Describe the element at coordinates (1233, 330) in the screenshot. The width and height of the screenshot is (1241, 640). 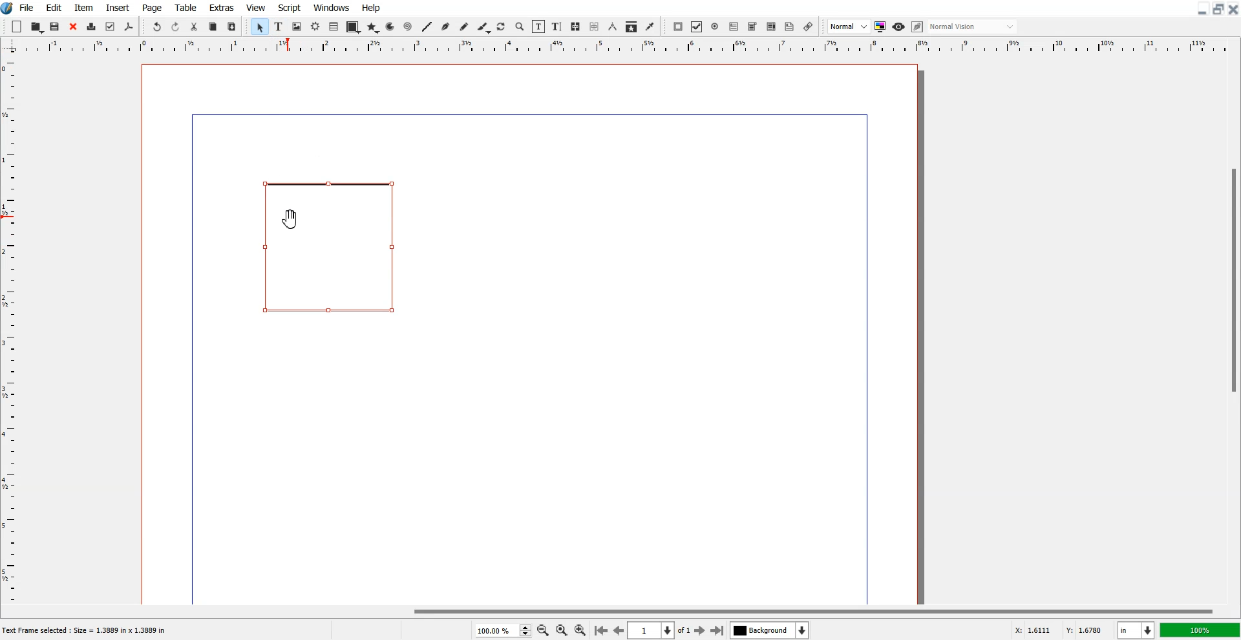
I see `Vertical Scroll bar` at that location.